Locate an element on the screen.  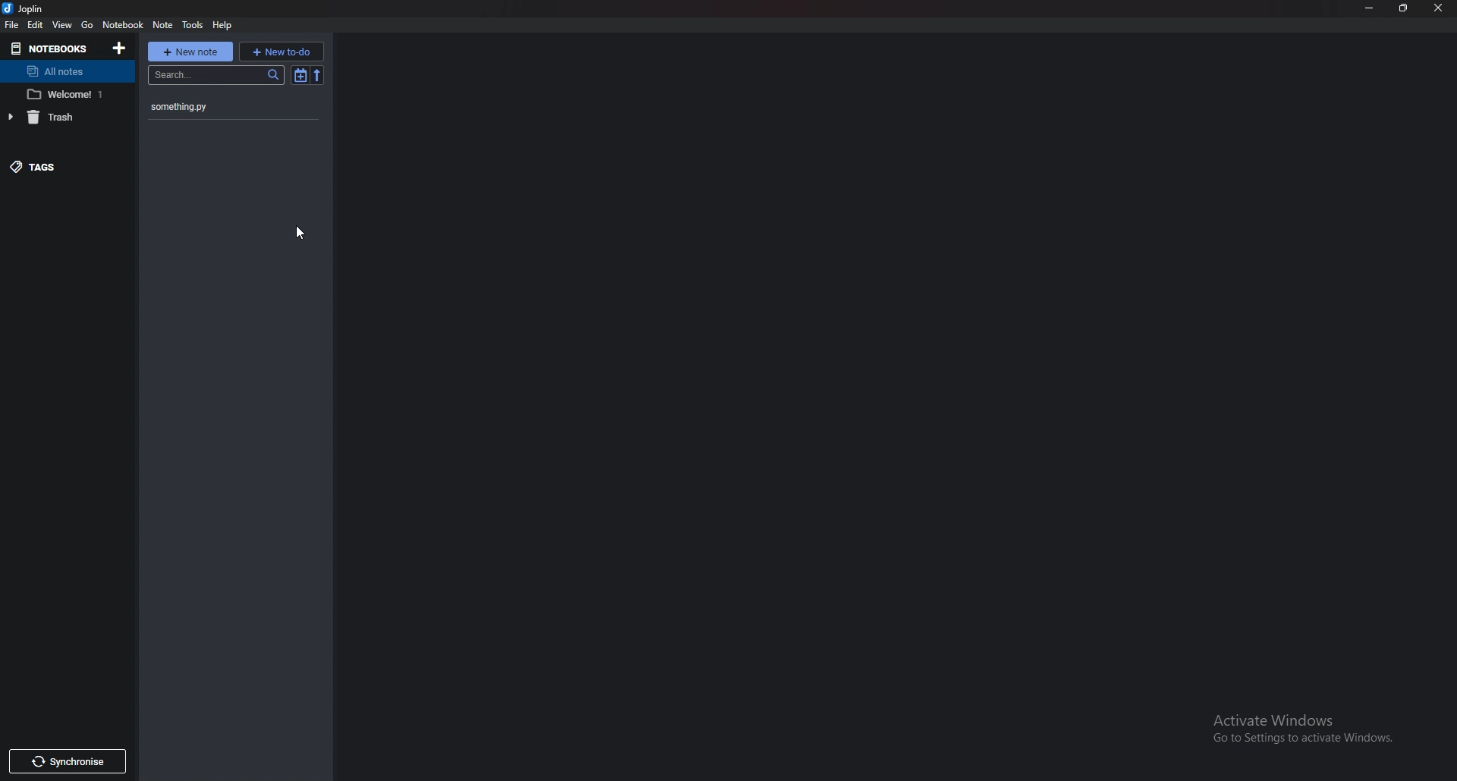
search is located at coordinates (216, 75).